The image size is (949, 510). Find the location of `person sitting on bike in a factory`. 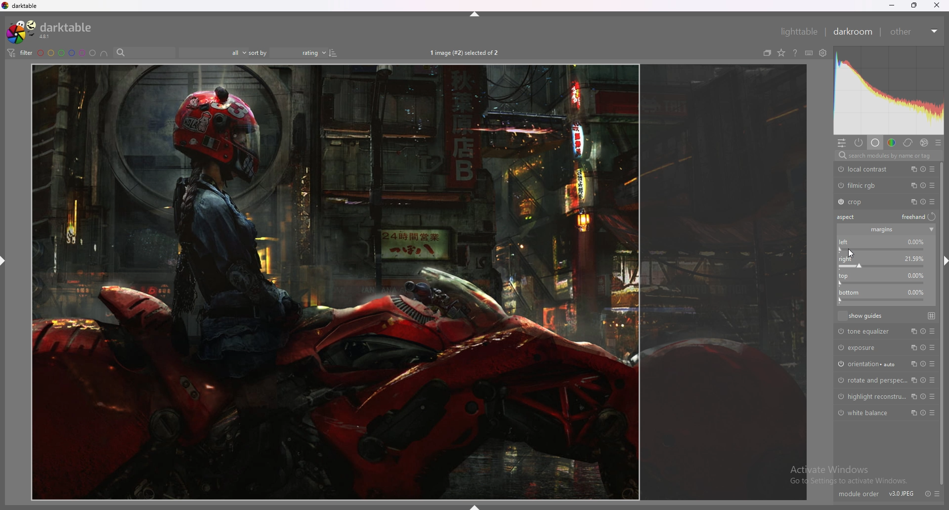

person sitting on bike in a factory is located at coordinates (419, 281).